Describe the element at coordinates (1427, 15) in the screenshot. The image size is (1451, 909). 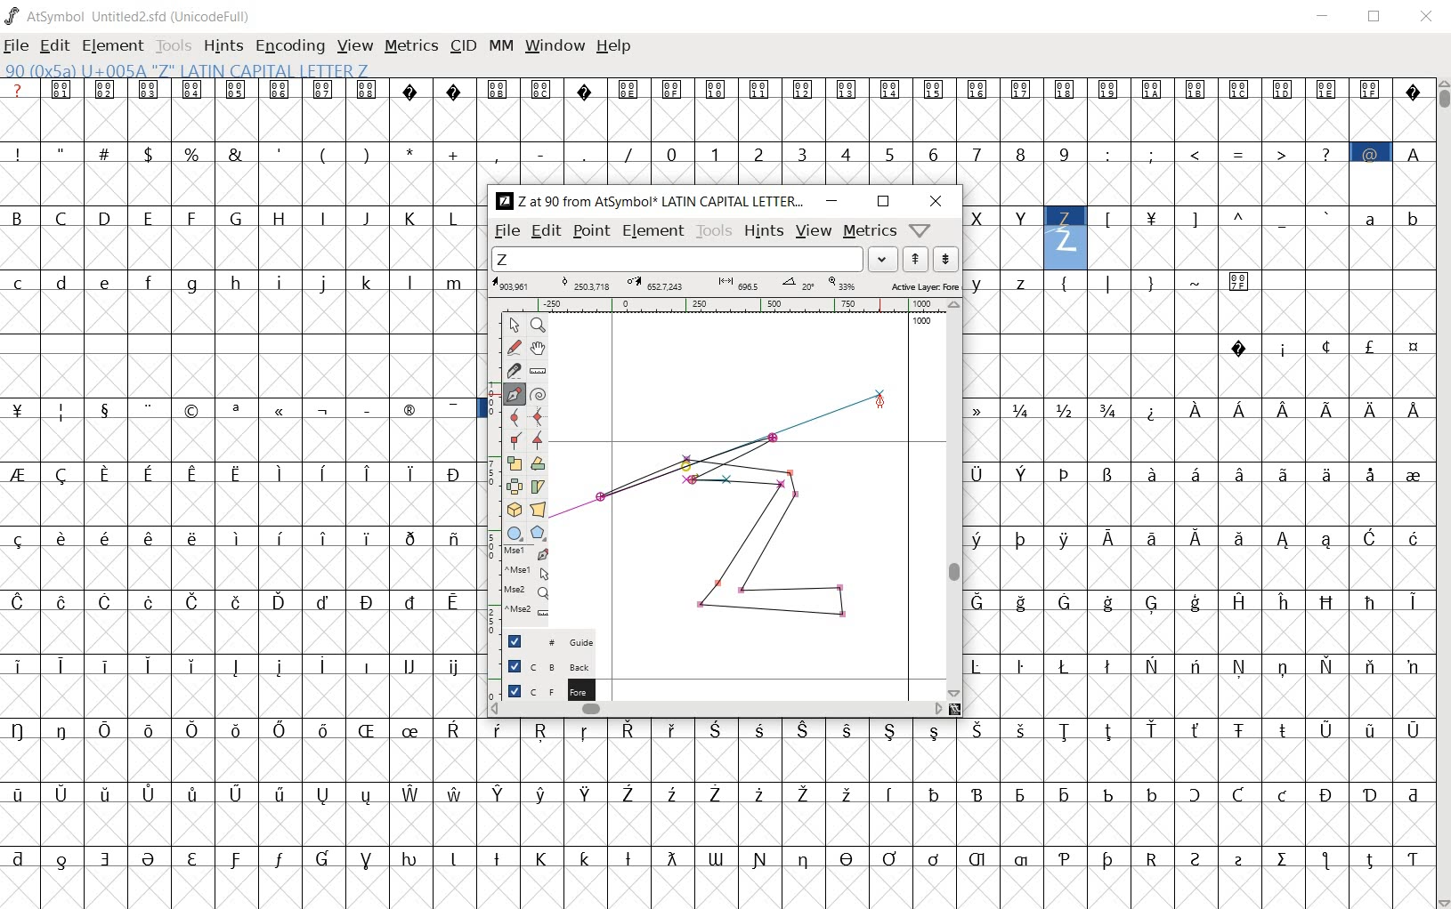
I see `close` at that location.